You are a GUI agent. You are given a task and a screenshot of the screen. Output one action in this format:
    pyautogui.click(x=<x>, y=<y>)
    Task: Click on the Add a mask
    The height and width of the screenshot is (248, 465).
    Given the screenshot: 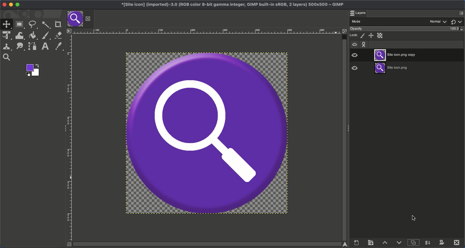 What is the action you would take?
    pyautogui.click(x=441, y=242)
    